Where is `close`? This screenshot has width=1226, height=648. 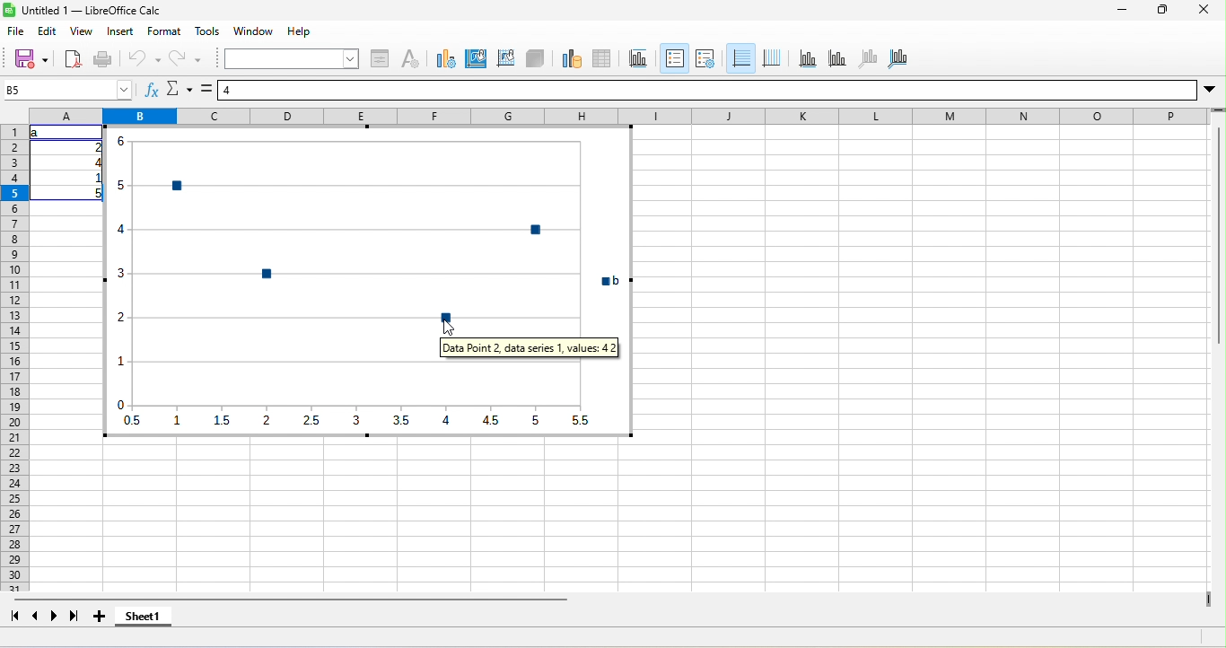 close is located at coordinates (1204, 9).